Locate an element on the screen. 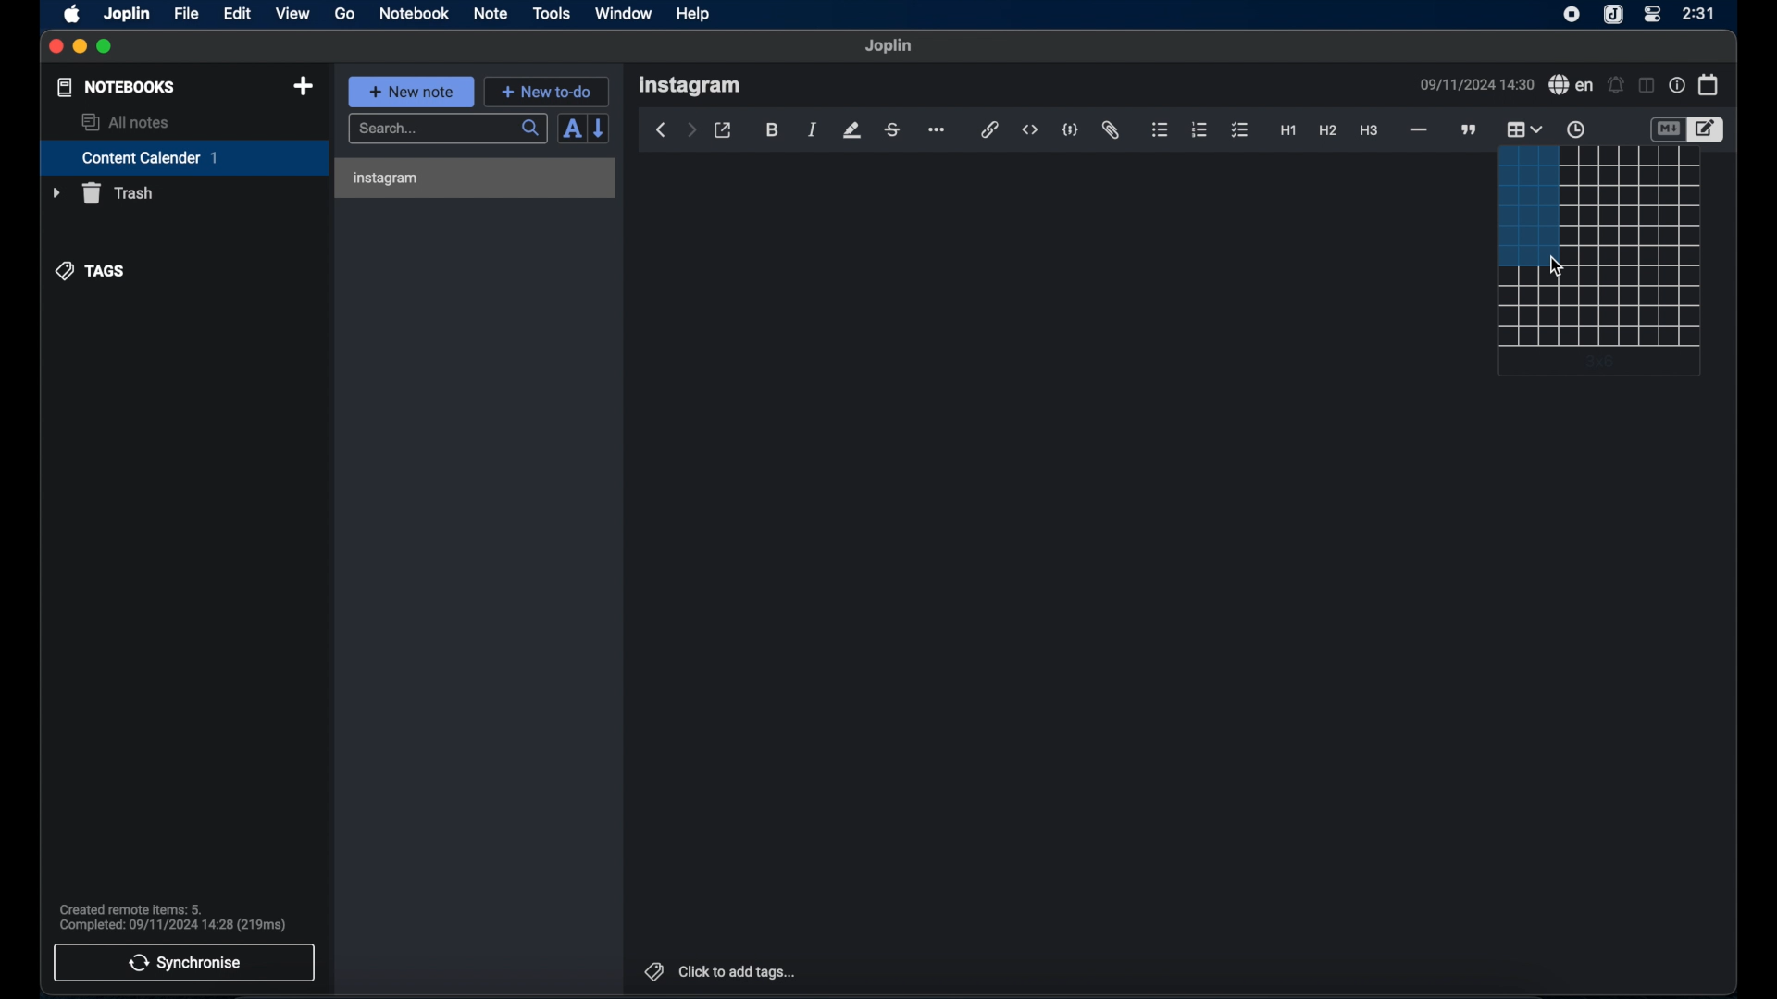 The width and height of the screenshot is (1777, 999). insert time is located at coordinates (1577, 129).